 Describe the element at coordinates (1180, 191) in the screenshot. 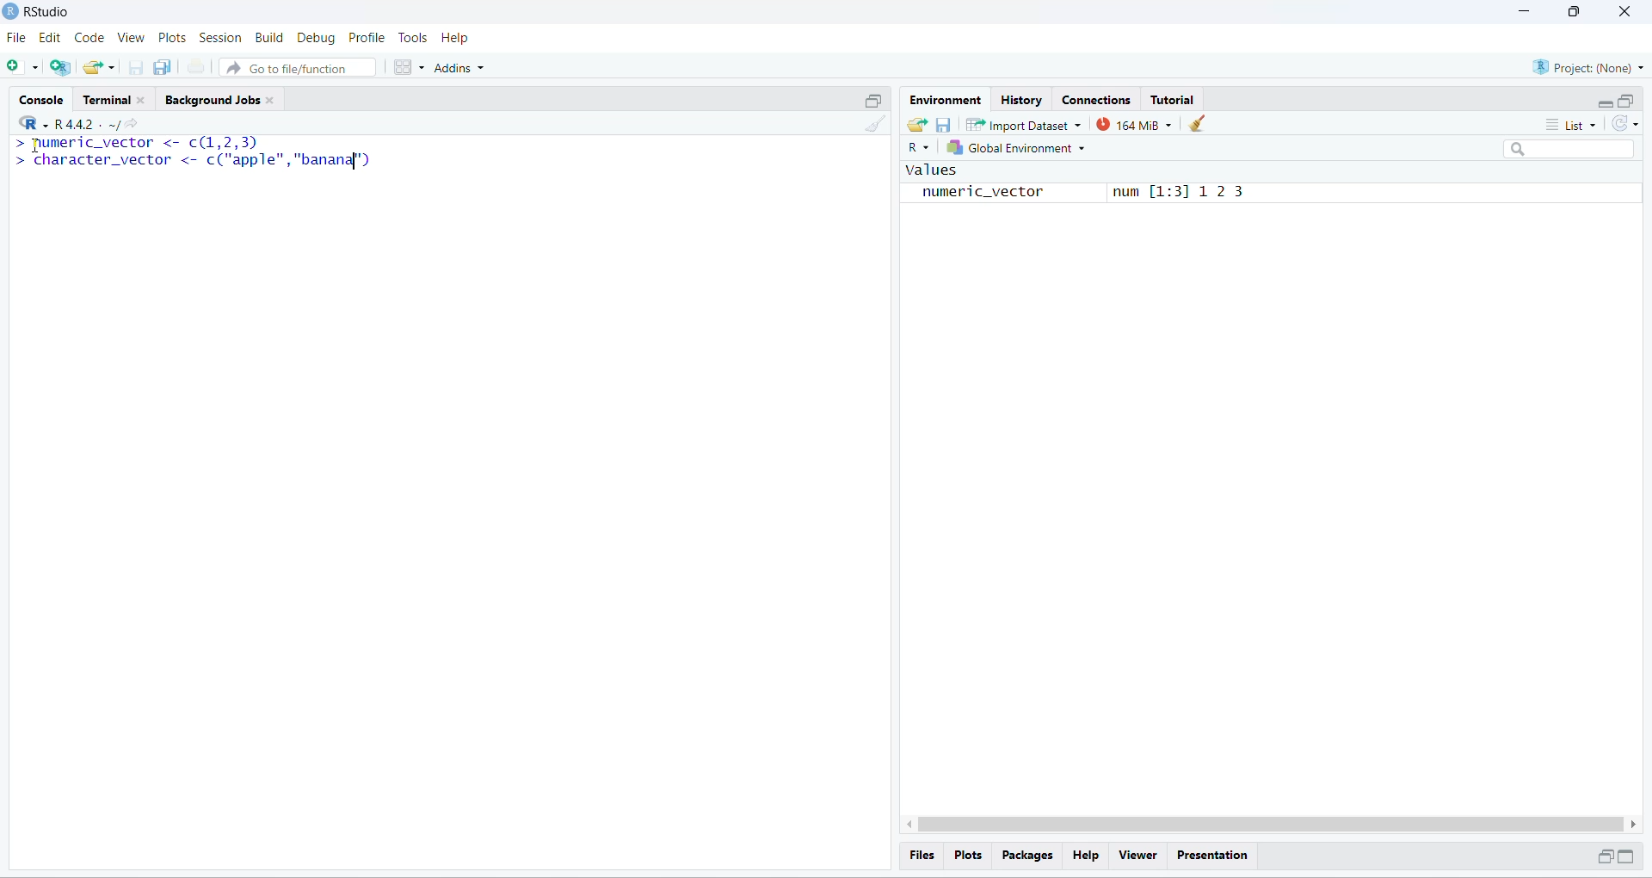

I see `num [1:31 12 3` at that location.